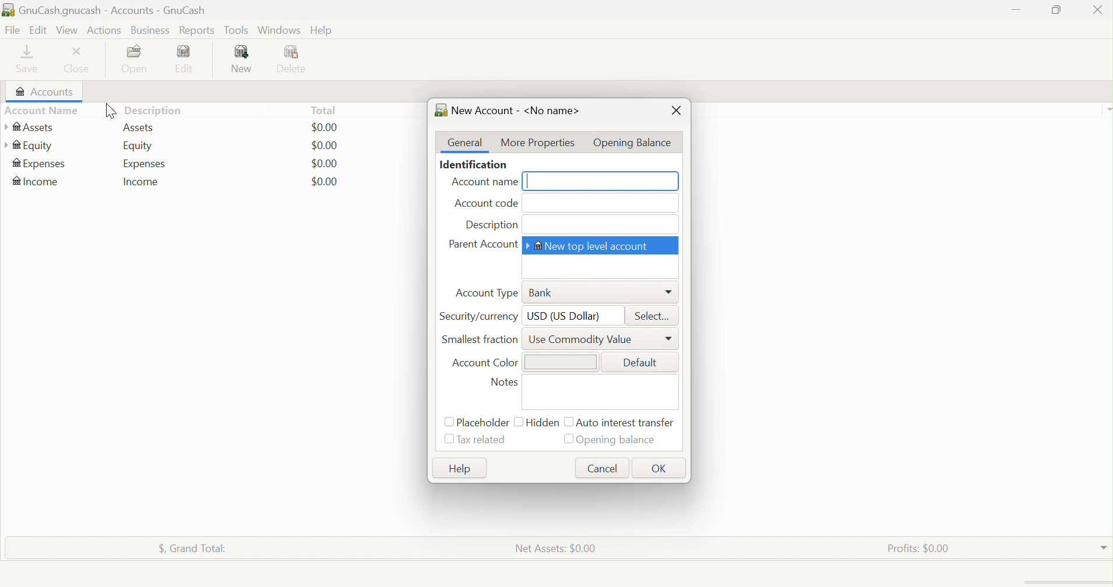 The width and height of the screenshot is (1113, 587). What do you see at coordinates (593, 245) in the screenshot?
I see `New top level account` at bounding box center [593, 245].